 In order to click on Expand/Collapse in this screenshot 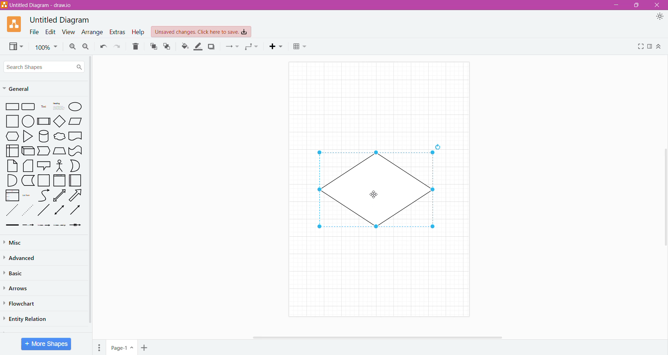, I will do `click(659, 47)`.